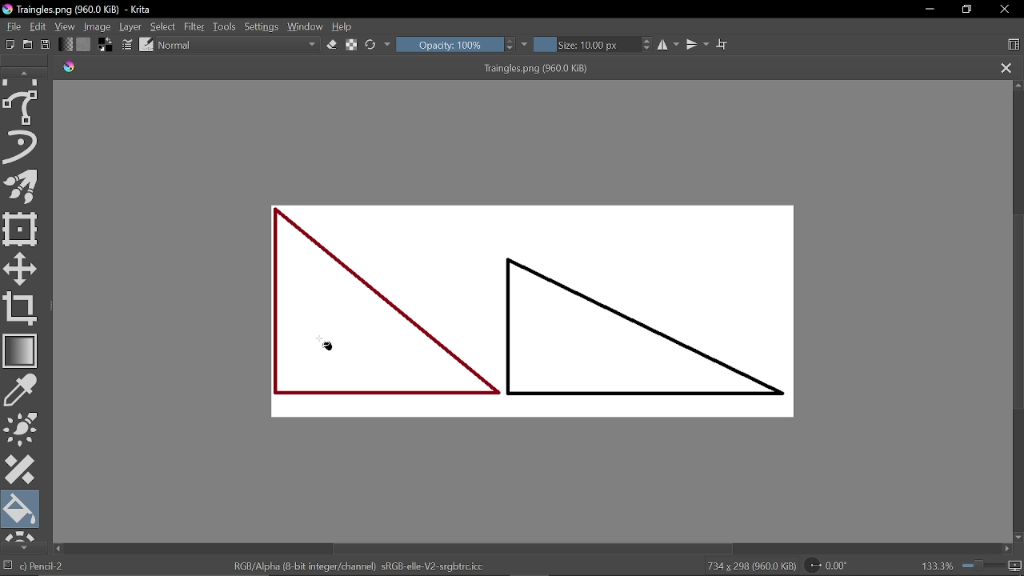 This screenshot has height=576, width=1024. Describe the element at coordinates (106, 46) in the screenshot. I see `Foreground and background color` at that location.